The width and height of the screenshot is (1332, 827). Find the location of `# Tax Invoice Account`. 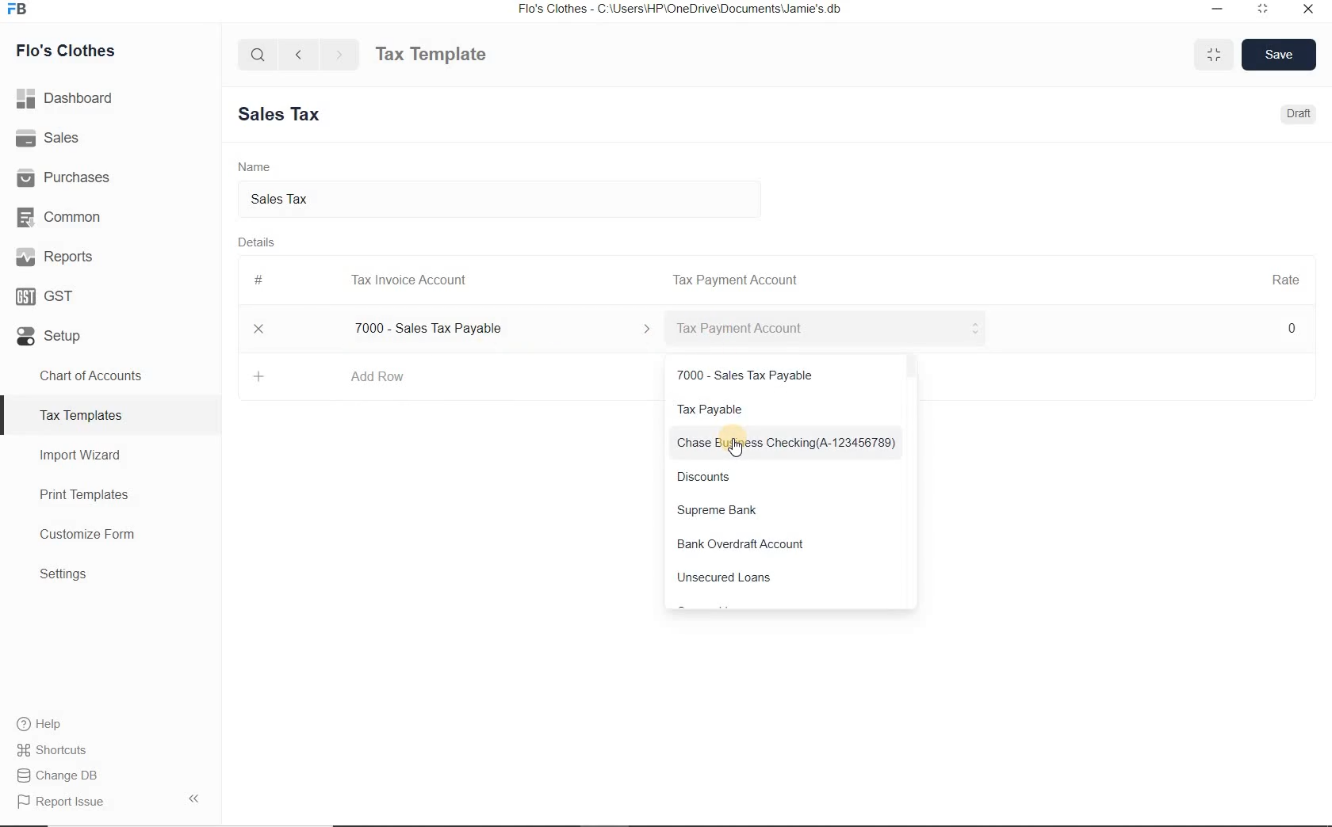

# Tax Invoice Account is located at coordinates (362, 281).